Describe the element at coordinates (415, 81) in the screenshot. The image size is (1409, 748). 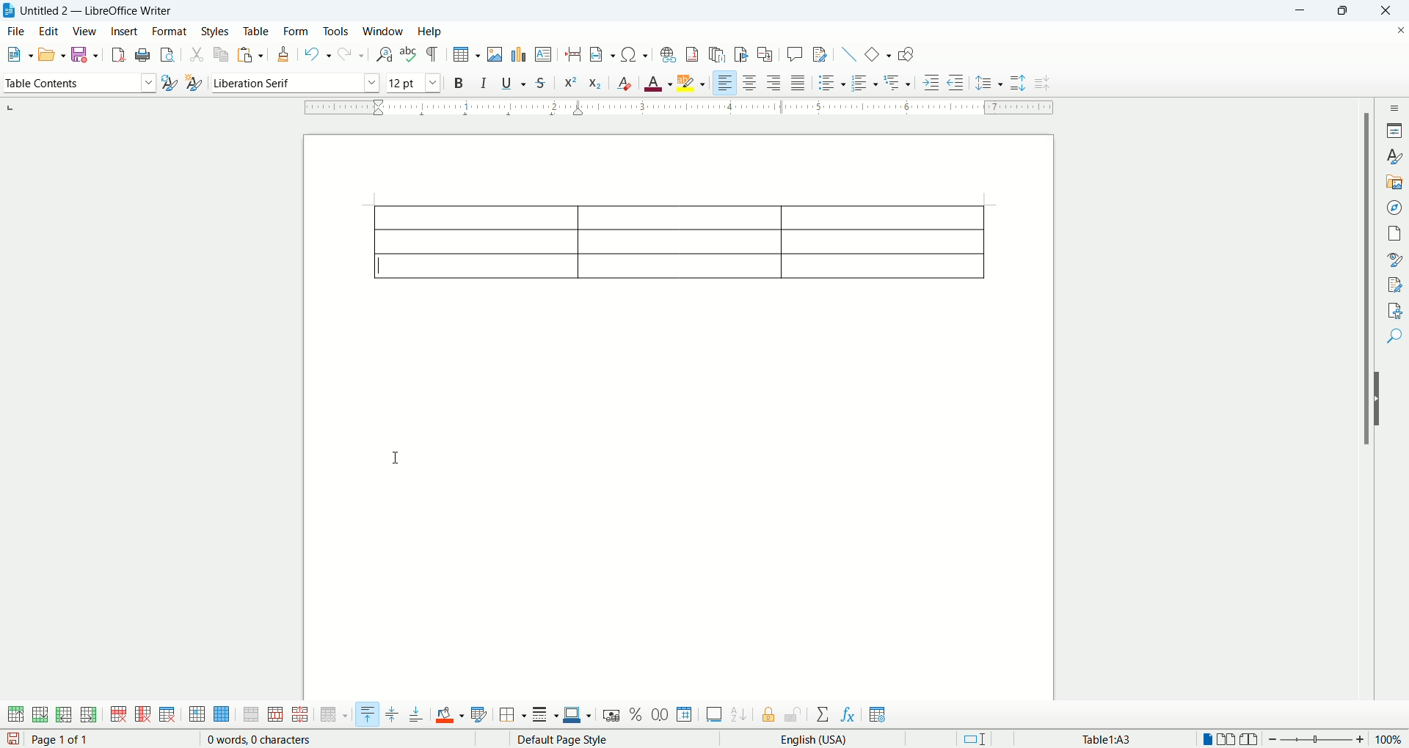
I see `font size` at that location.